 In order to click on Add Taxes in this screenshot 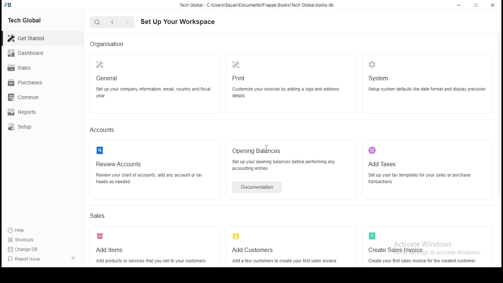, I will do `click(424, 166)`.